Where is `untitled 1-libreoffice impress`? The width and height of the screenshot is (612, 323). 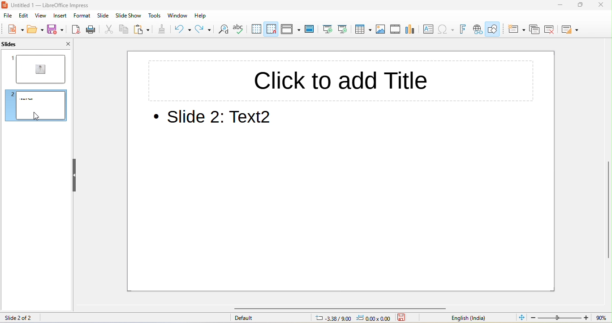 untitled 1-libreoffice impress is located at coordinates (69, 5).